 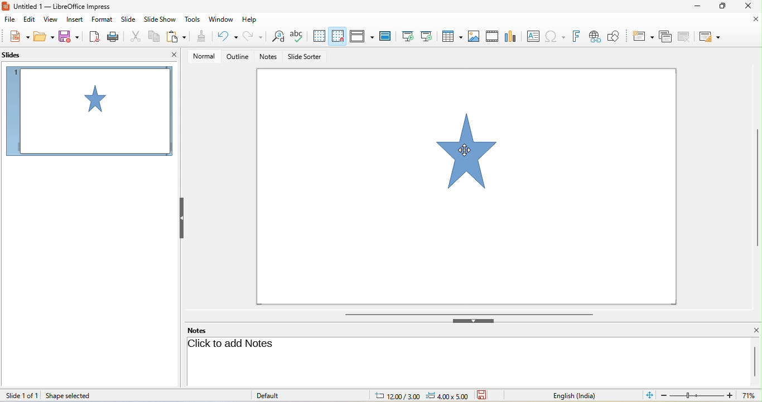 What do you see at coordinates (492, 36) in the screenshot?
I see `video/audio` at bounding box center [492, 36].